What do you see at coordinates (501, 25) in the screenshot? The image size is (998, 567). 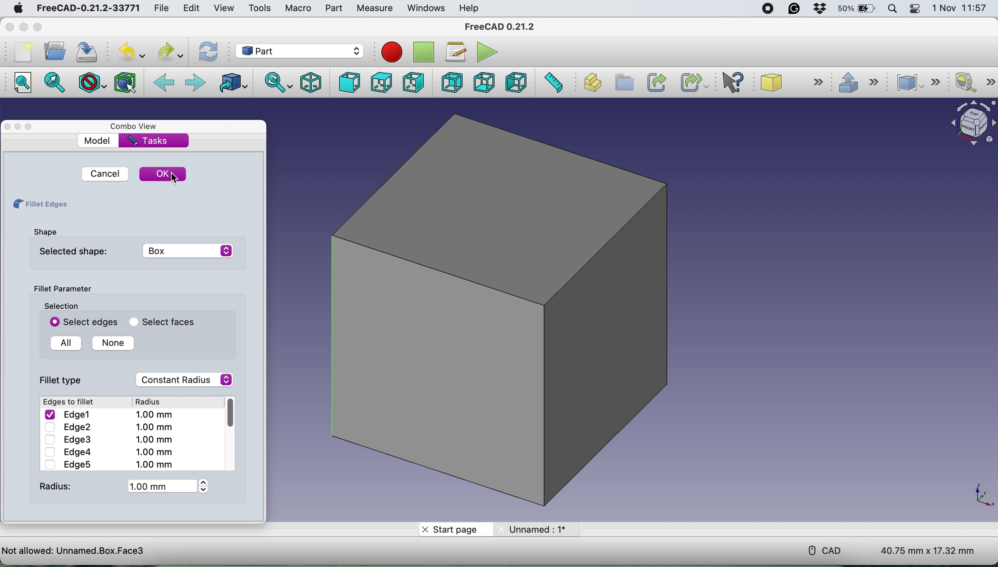 I see `freecad 0.21.2` at bounding box center [501, 25].